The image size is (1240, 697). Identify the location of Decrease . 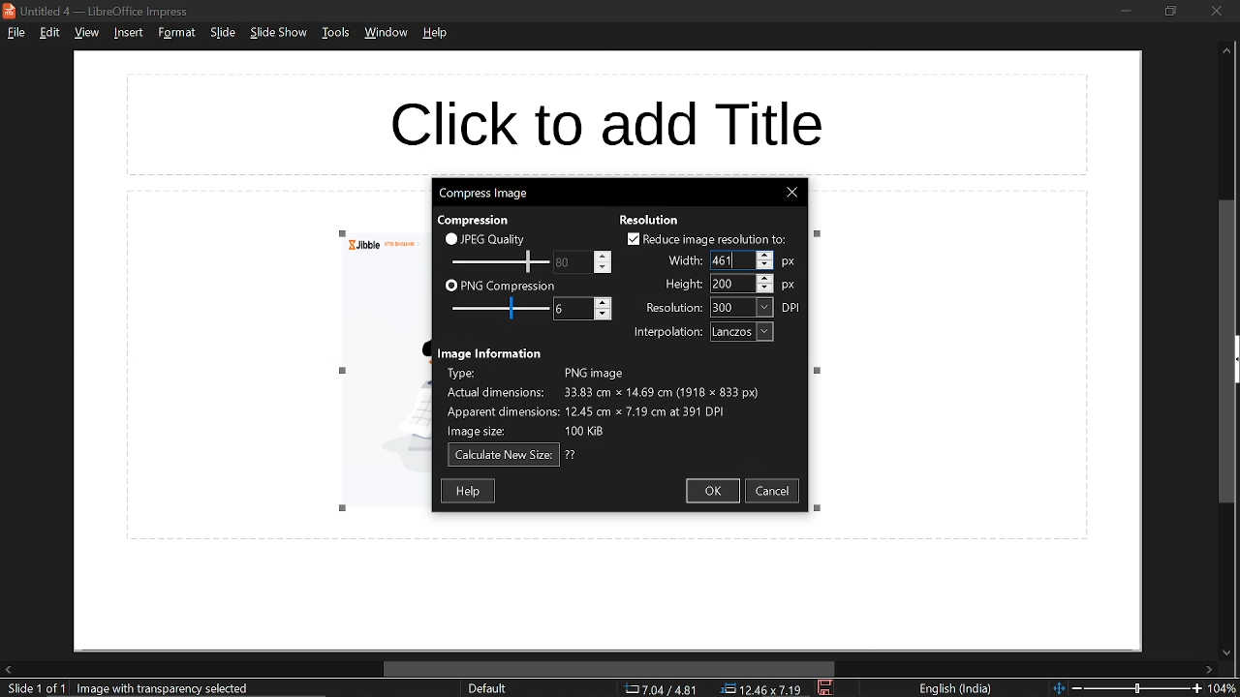
(604, 267).